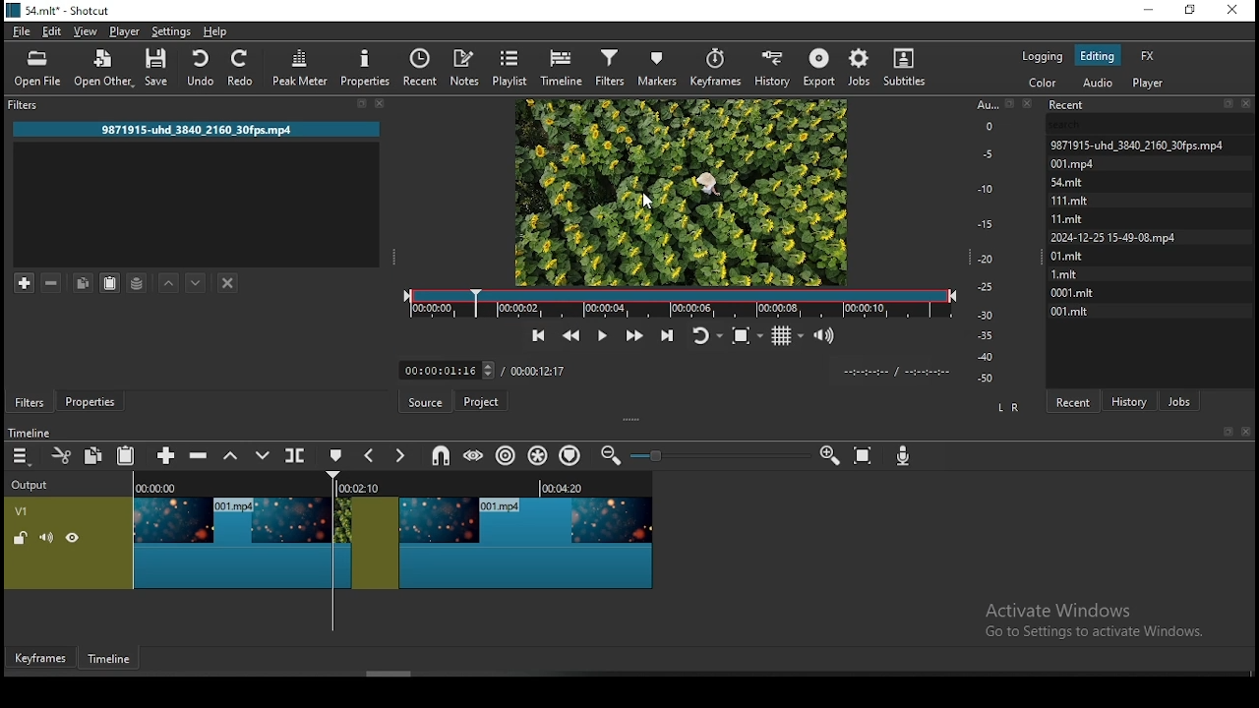 The height and width of the screenshot is (708, 1259). What do you see at coordinates (22, 32) in the screenshot?
I see `file` at bounding box center [22, 32].